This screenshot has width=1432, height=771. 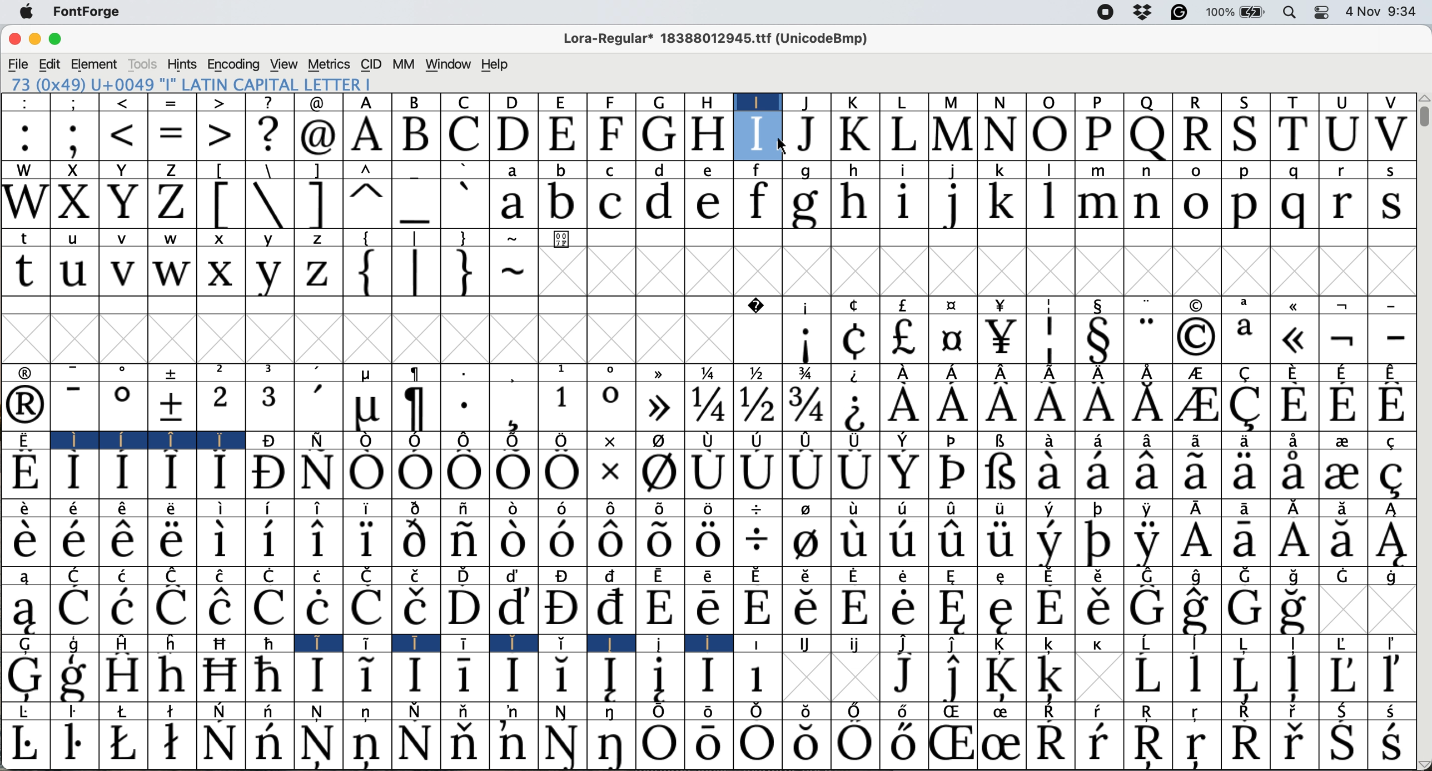 What do you see at coordinates (417, 102) in the screenshot?
I see `B` at bounding box center [417, 102].